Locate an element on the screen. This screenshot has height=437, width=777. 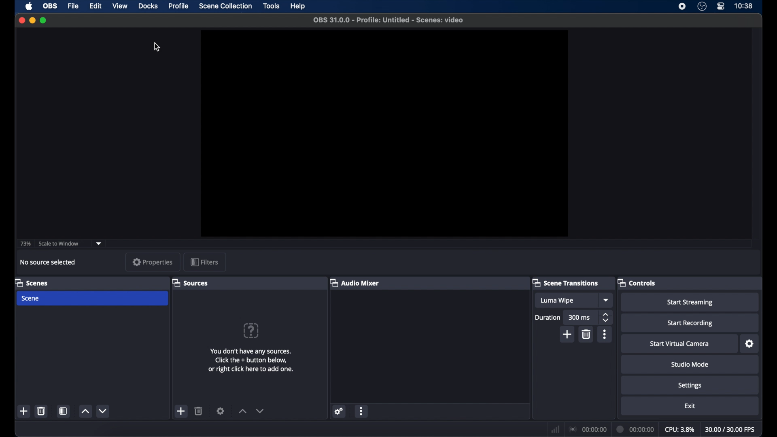
apple icon is located at coordinates (29, 6).